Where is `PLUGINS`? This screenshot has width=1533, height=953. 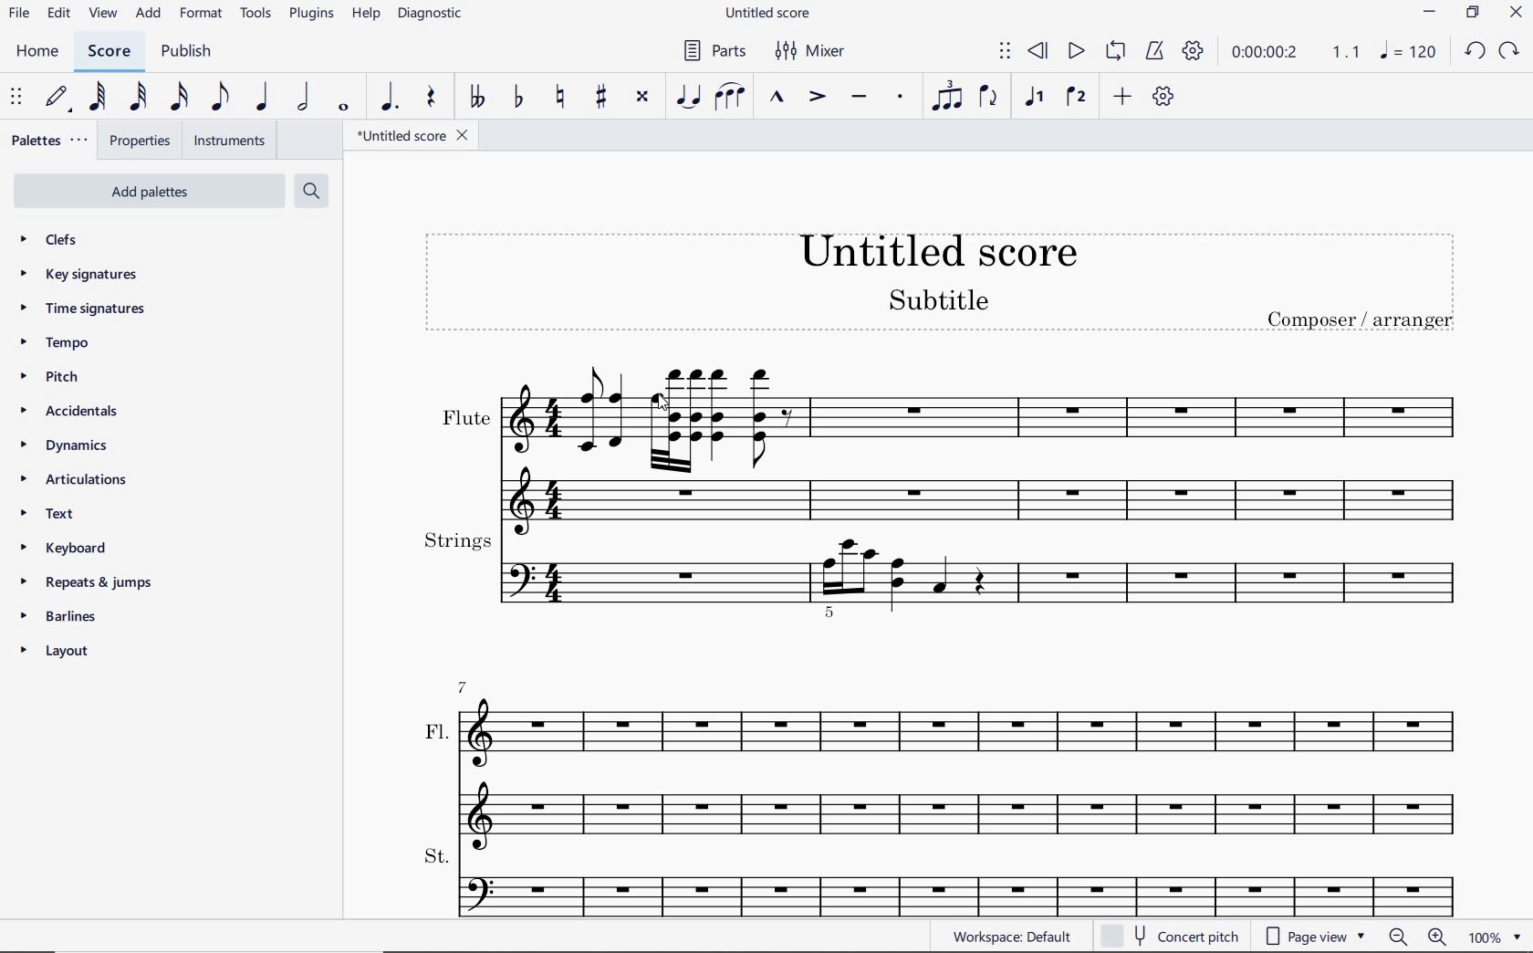
PLUGINS is located at coordinates (310, 13).